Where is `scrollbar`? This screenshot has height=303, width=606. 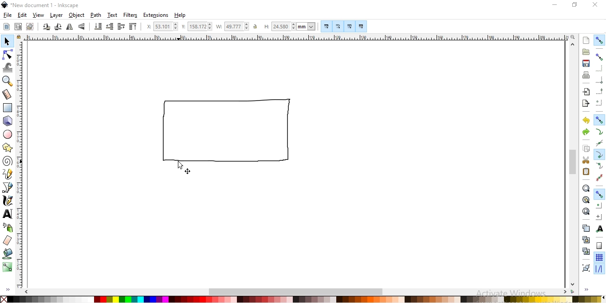 scrollbar is located at coordinates (573, 163).